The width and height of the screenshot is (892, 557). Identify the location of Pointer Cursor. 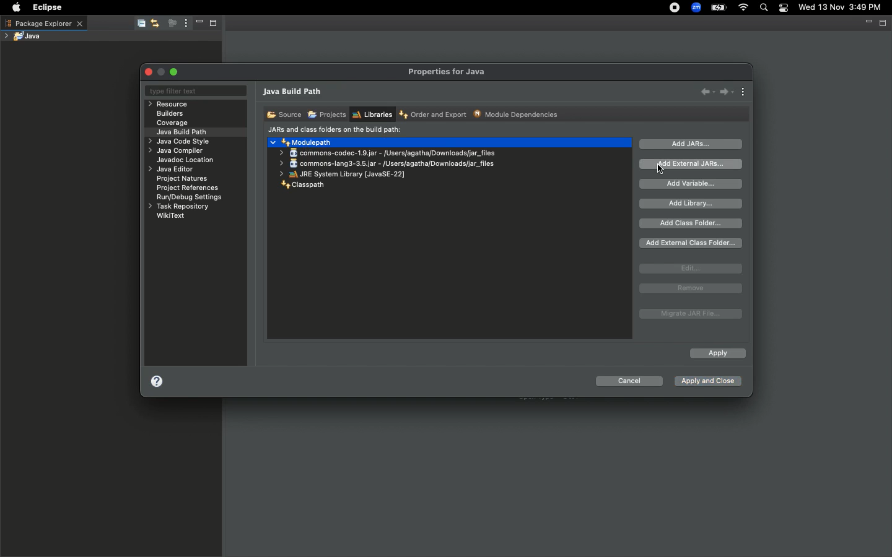
(661, 172).